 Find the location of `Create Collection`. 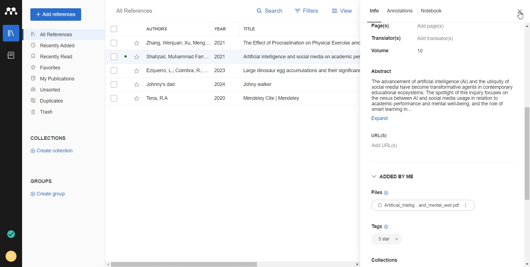

Create Collection is located at coordinates (52, 151).